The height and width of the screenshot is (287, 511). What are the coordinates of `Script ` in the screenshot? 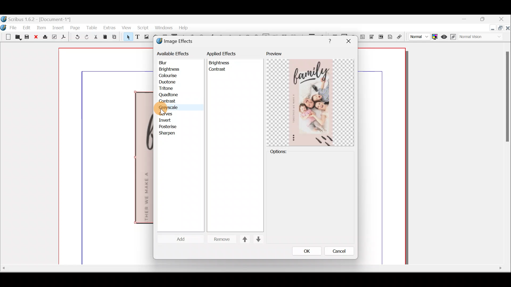 It's located at (145, 28).